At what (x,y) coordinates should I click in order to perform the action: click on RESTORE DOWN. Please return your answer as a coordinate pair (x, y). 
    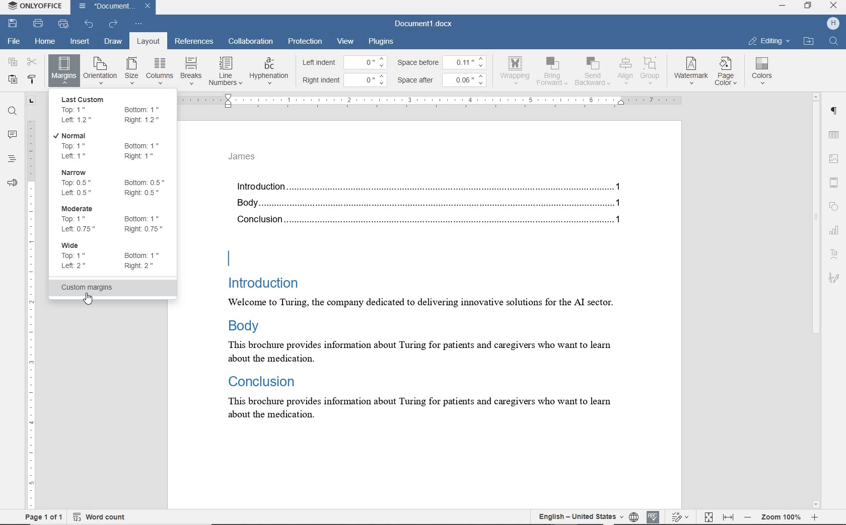
    Looking at the image, I should click on (810, 7).